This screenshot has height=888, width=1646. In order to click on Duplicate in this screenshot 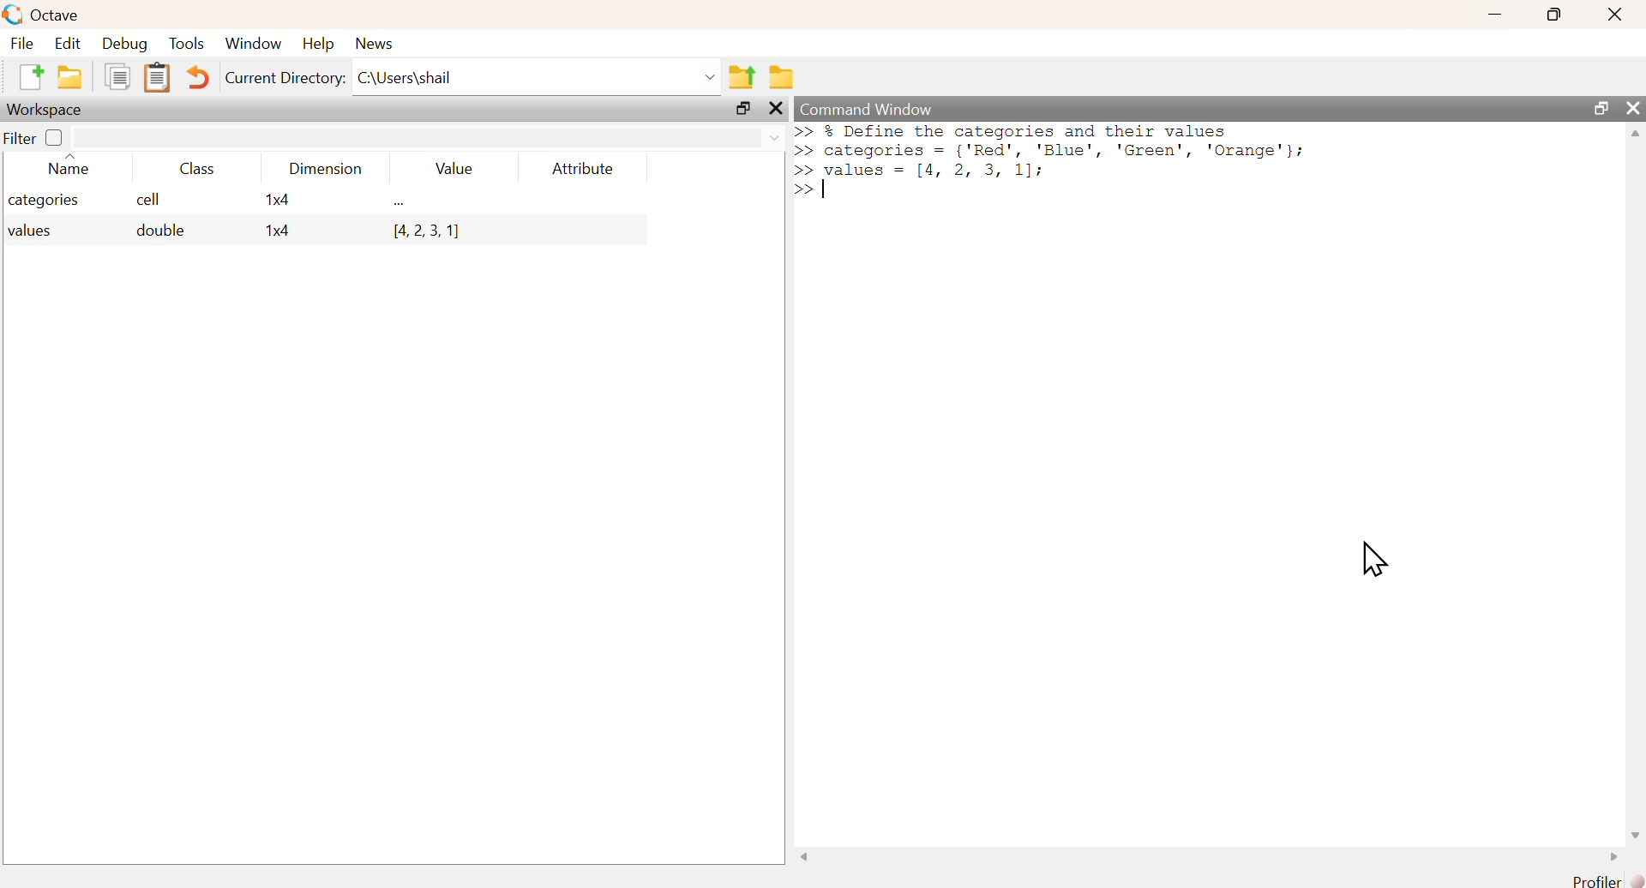, I will do `click(117, 75)`.